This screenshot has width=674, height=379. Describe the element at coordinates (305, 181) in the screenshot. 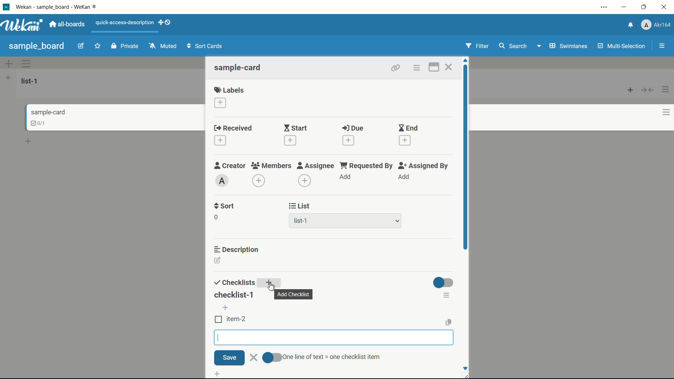

I see `add assignee` at that location.